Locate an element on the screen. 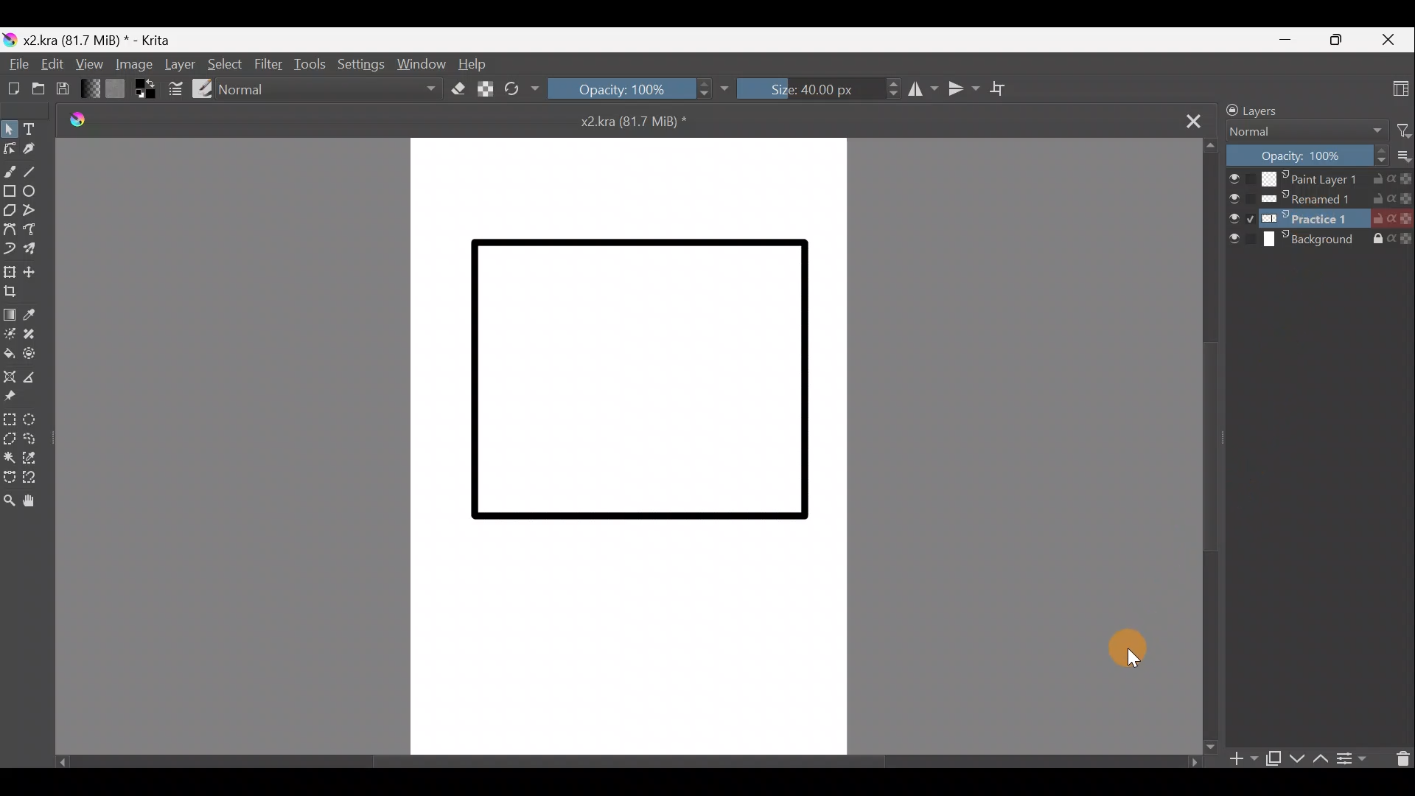 The width and height of the screenshot is (1415, 796). Canvas is located at coordinates (632, 447).